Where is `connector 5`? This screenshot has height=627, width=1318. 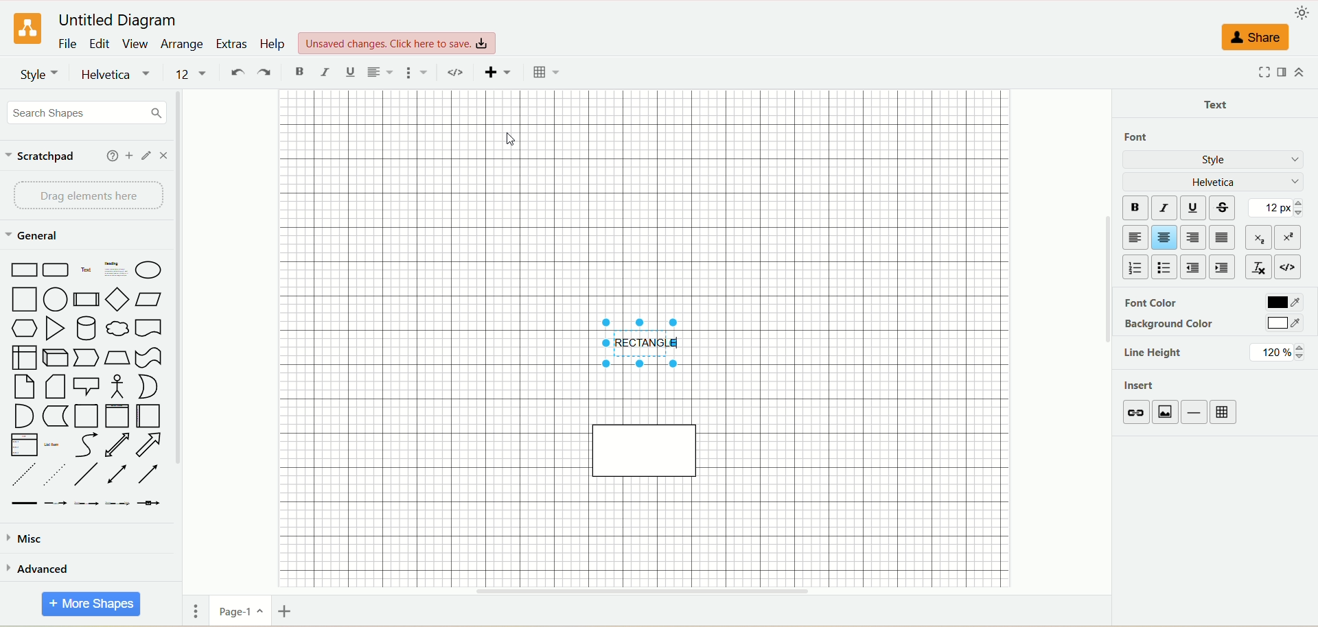 connector 5 is located at coordinates (150, 502).